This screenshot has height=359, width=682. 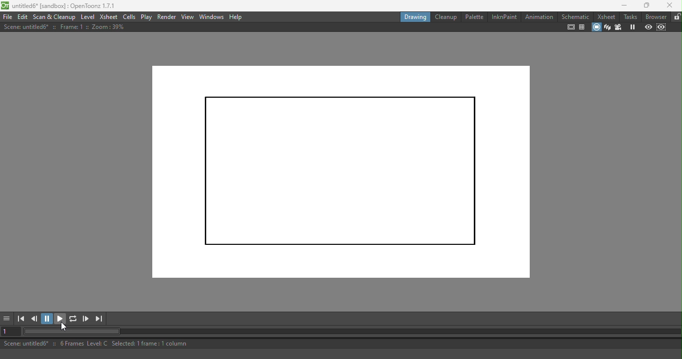 I want to click on Sub-camera preview, so click(x=663, y=27).